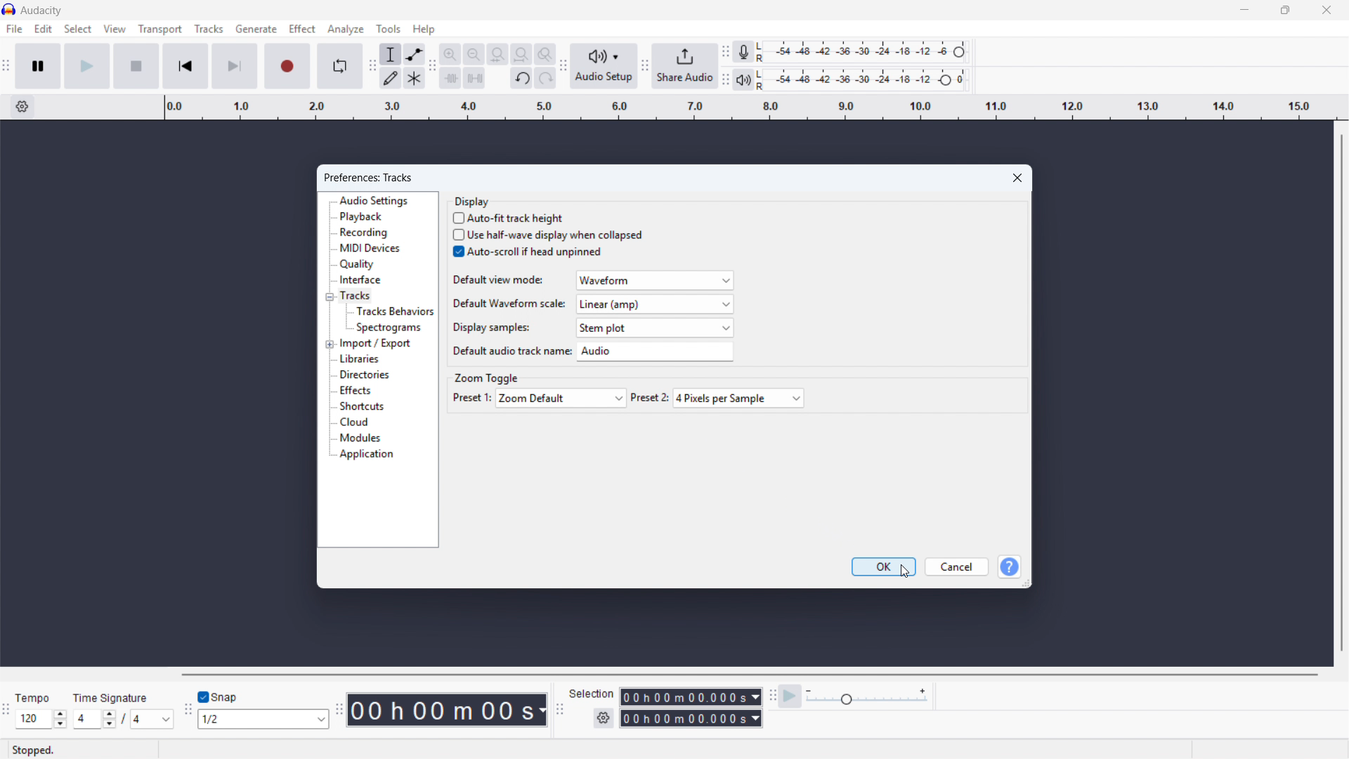 This screenshot has width=1349, height=759. I want to click on horizontal scrollbar, so click(748, 675).